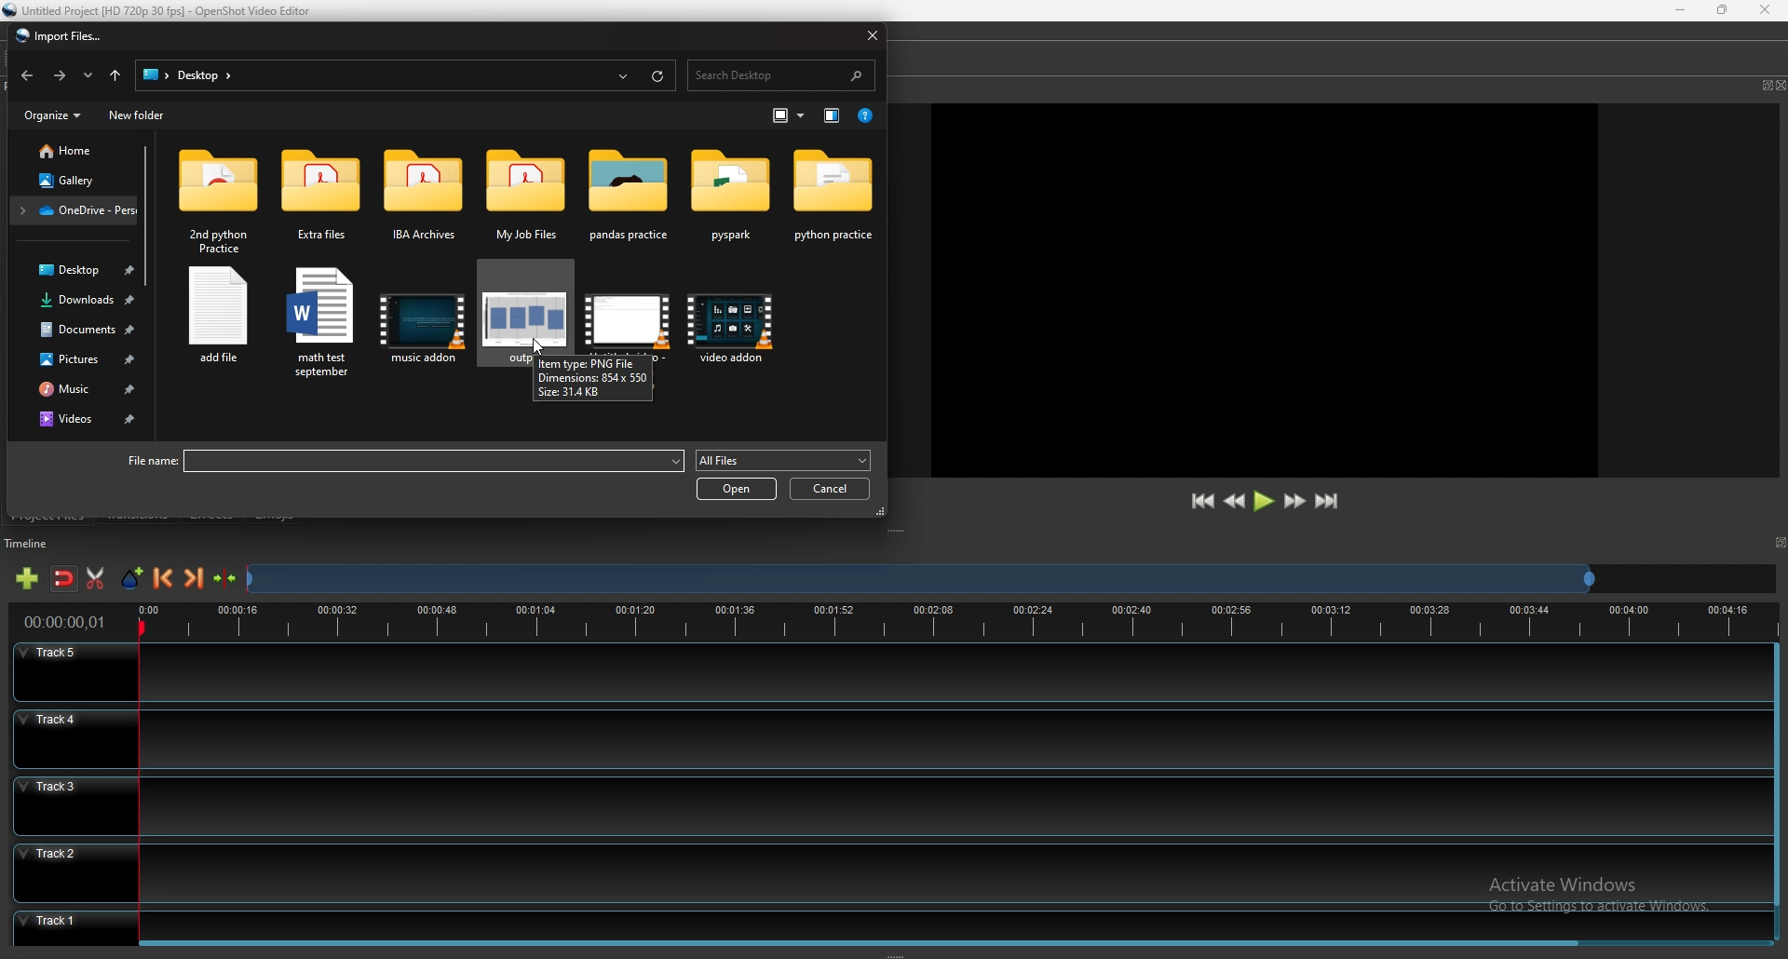 This screenshot has width=1788, height=959. What do you see at coordinates (58, 35) in the screenshot?
I see `import files` at bounding box center [58, 35].